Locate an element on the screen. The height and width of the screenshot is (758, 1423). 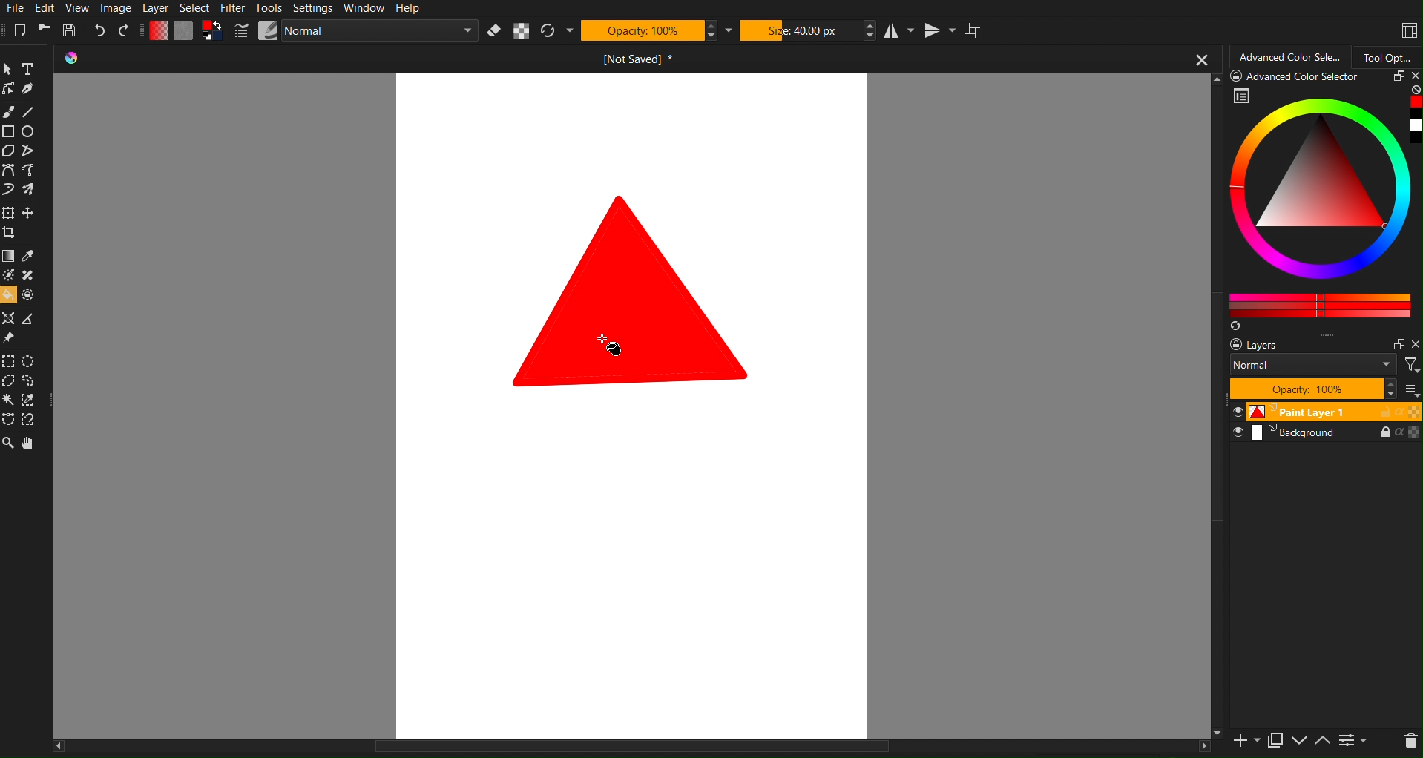
crop the image to an area is located at coordinates (10, 233).